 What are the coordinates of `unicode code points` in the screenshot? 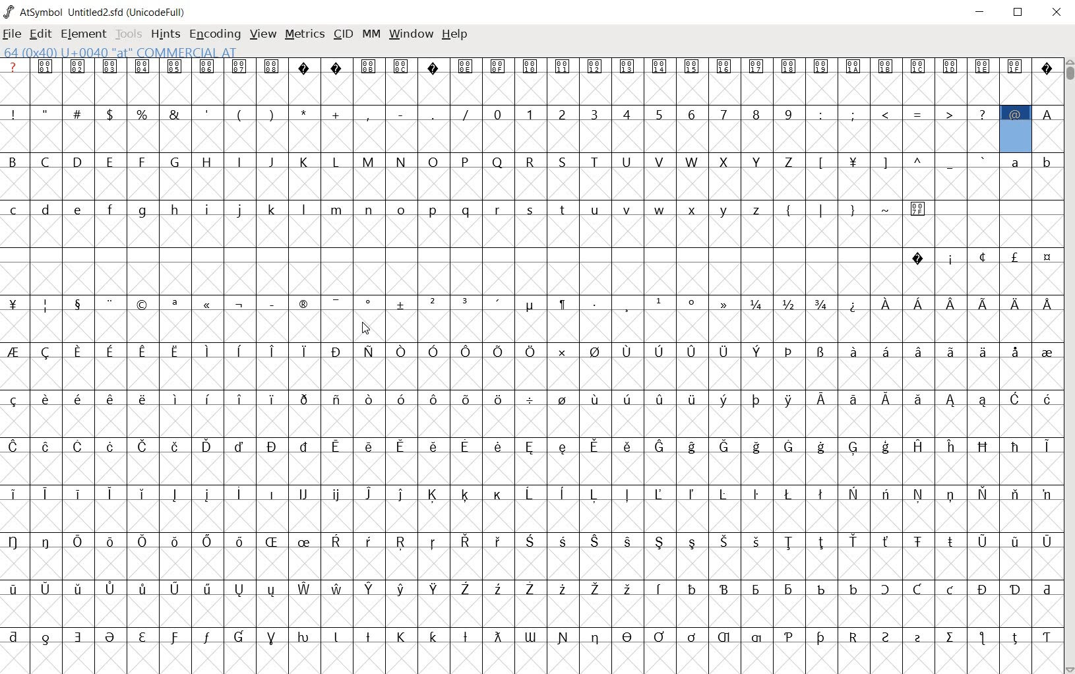 It's located at (744, 66).